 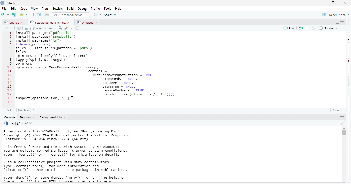 I want to click on close, so click(x=25, y=23).